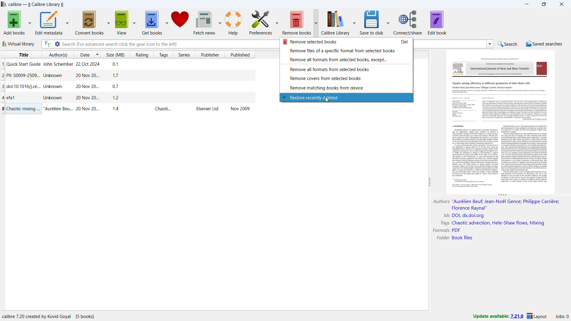 This screenshot has height=321, width=571. I want to click on get books options, so click(166, 22).